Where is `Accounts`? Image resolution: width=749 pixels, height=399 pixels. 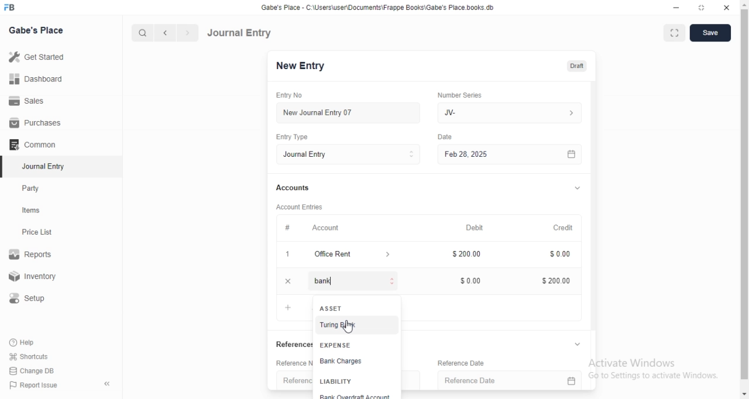 Accounts is located at coordinates (296, 188).